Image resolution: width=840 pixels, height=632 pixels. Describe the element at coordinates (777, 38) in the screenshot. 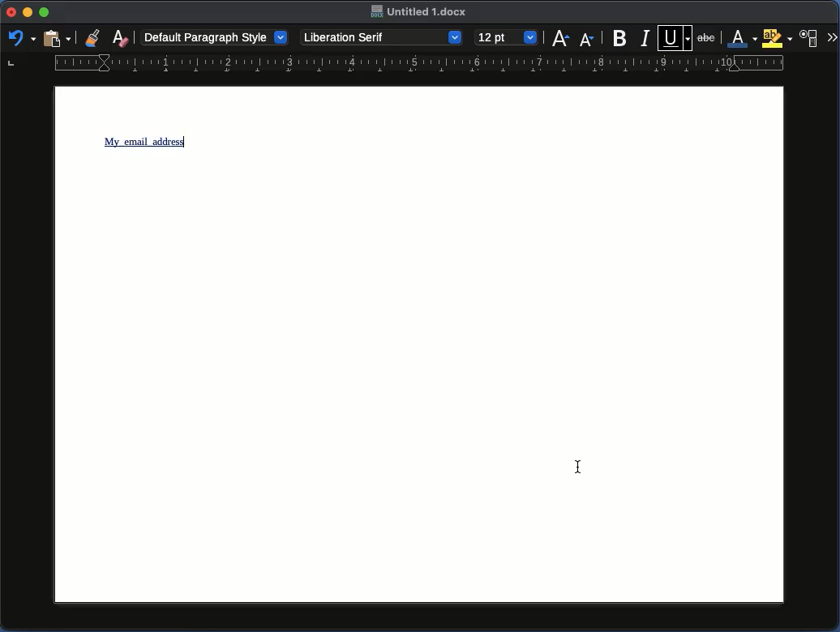

I see `Highlighting` at that location.